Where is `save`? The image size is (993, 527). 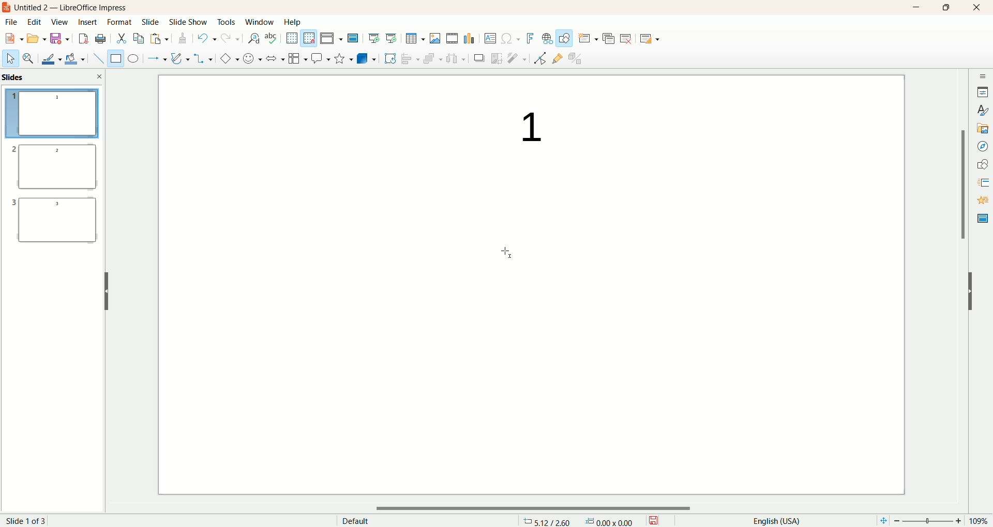
save is located at coordinates (657, 519).